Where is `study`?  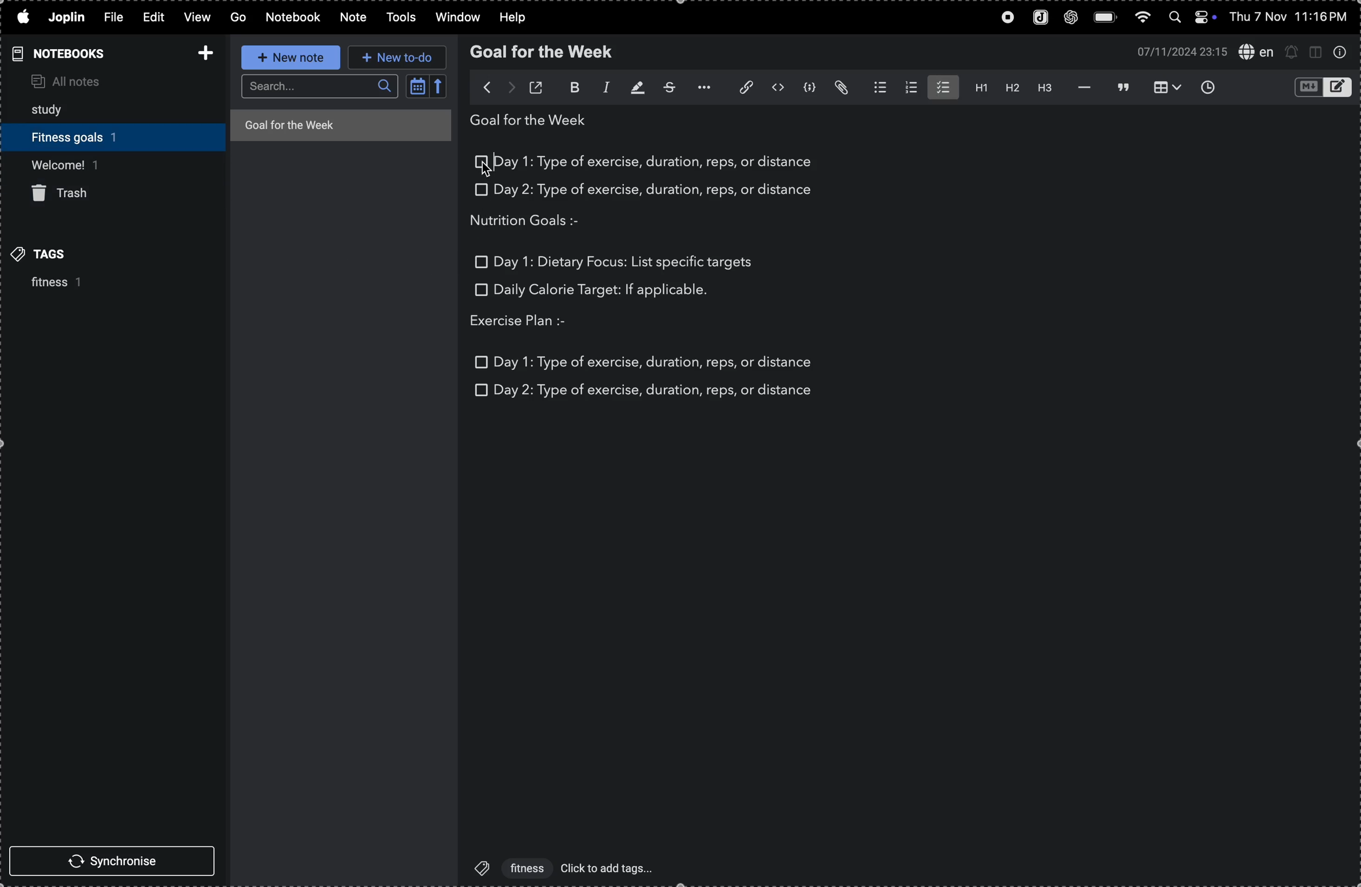 study is located at coordinates (55, 107).